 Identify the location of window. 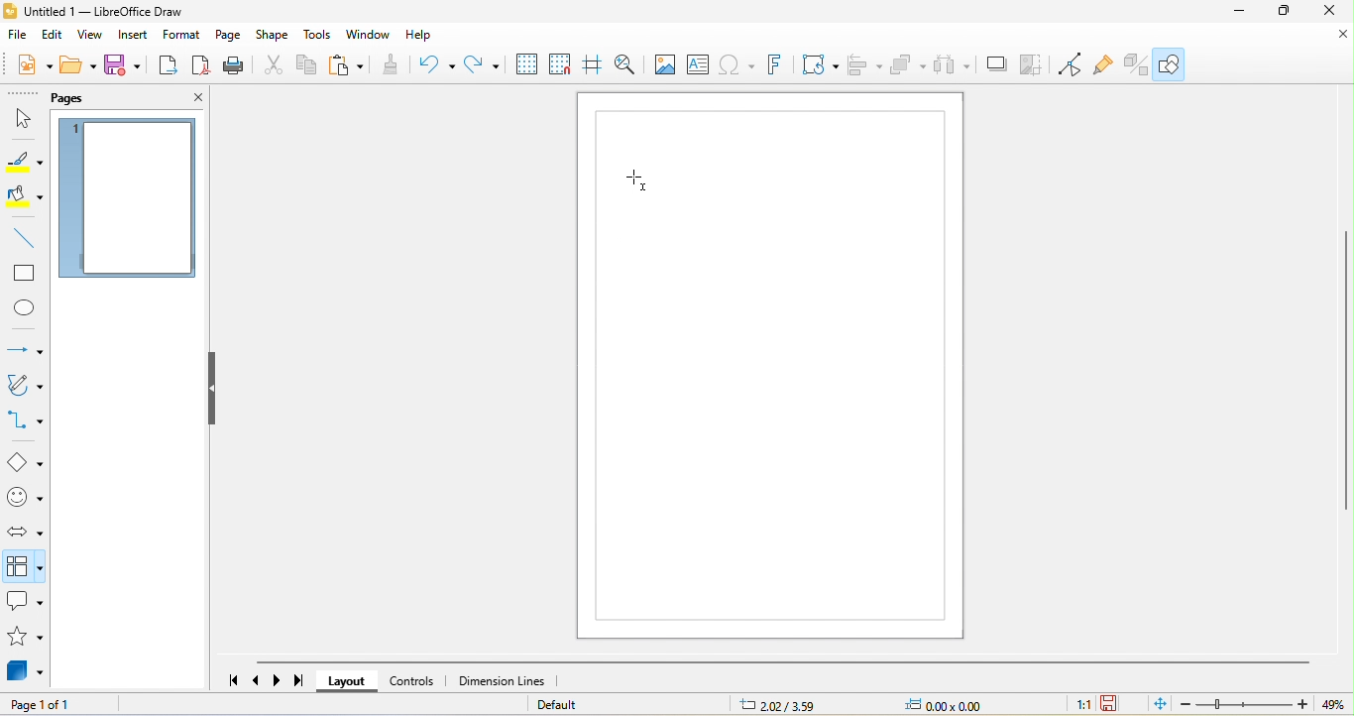
(370, 38).